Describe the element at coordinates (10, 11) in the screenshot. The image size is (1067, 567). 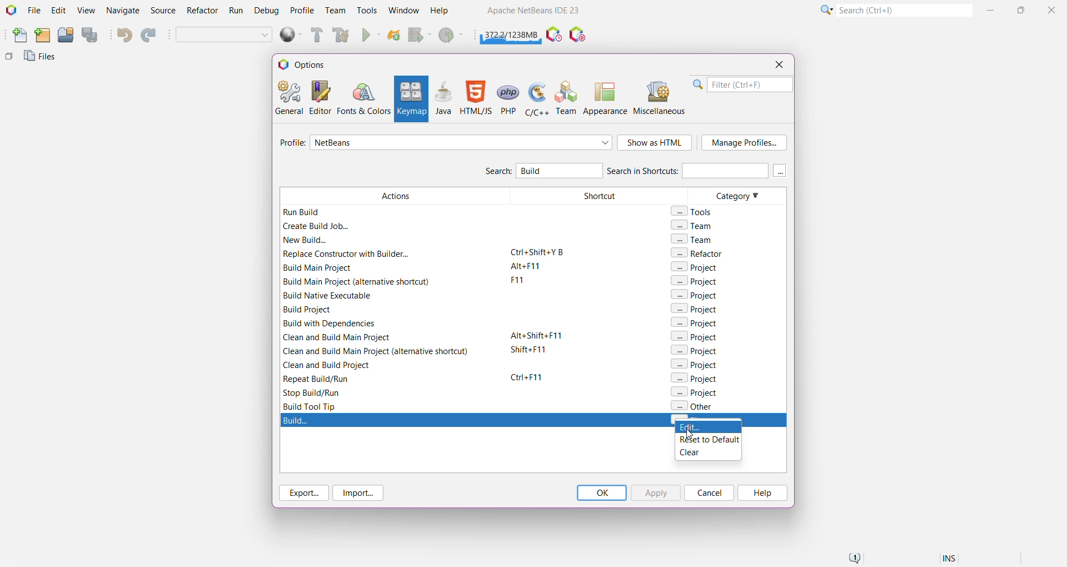
I see `Application Logo` at that location.